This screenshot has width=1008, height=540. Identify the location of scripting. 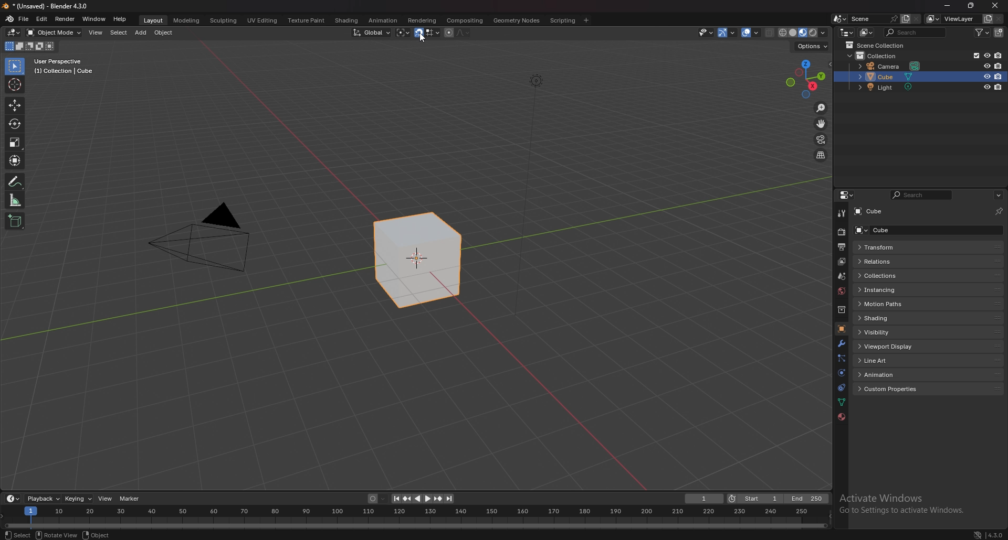
(563, 20).